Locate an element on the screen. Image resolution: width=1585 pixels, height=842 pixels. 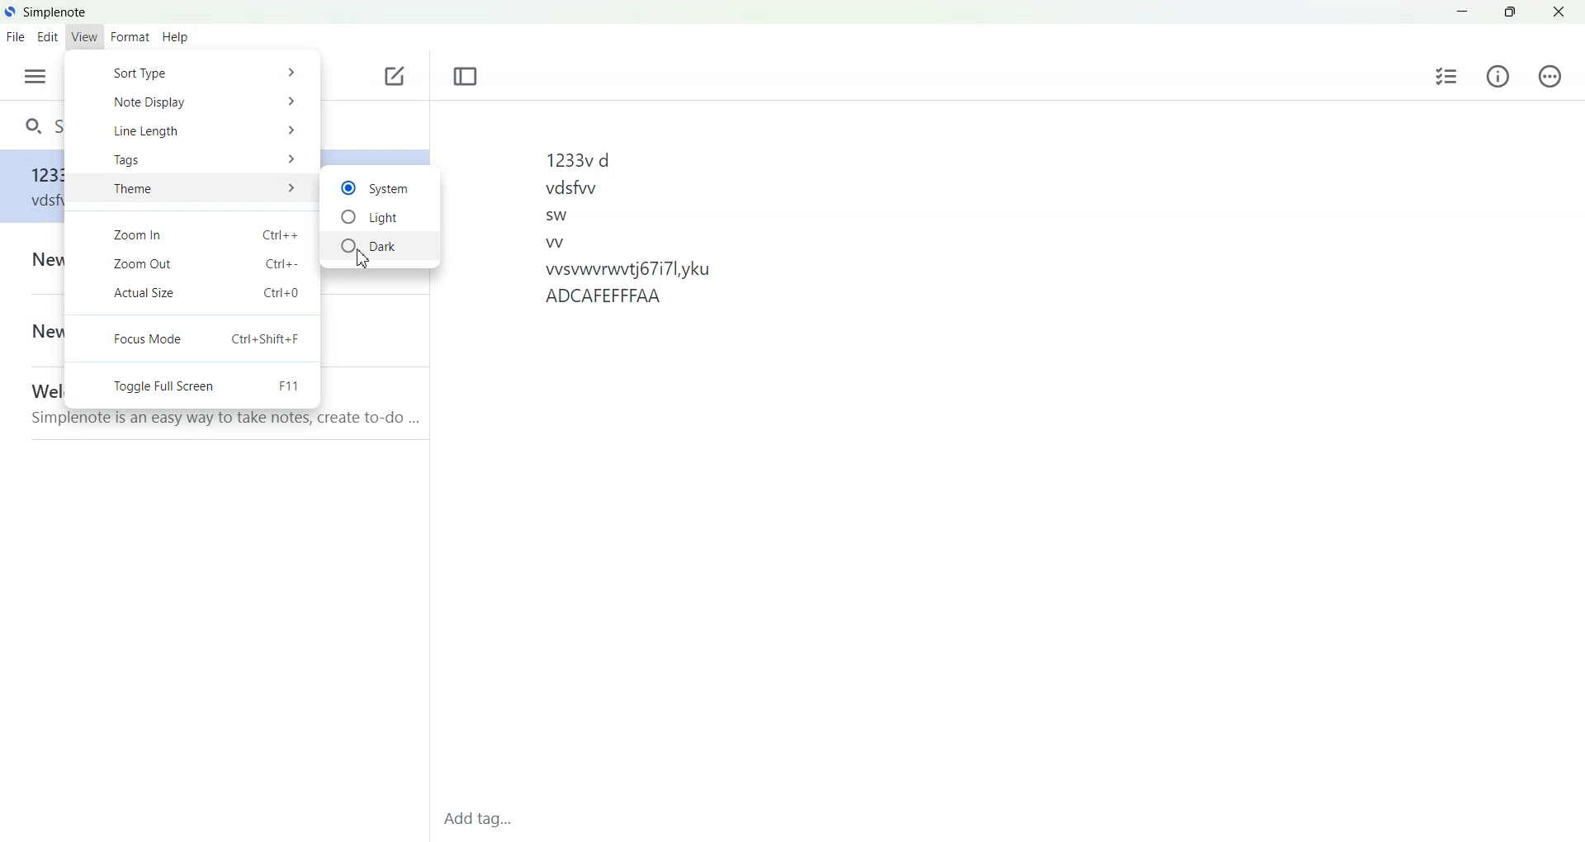
Cursor is located at coordinates (363, 258).